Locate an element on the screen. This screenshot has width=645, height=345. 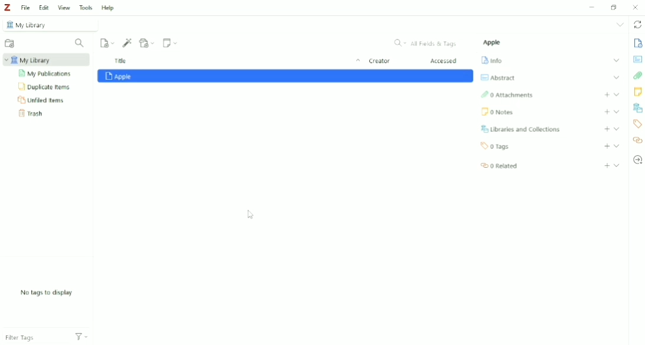
Expand section is located at coordinates (617, 129).